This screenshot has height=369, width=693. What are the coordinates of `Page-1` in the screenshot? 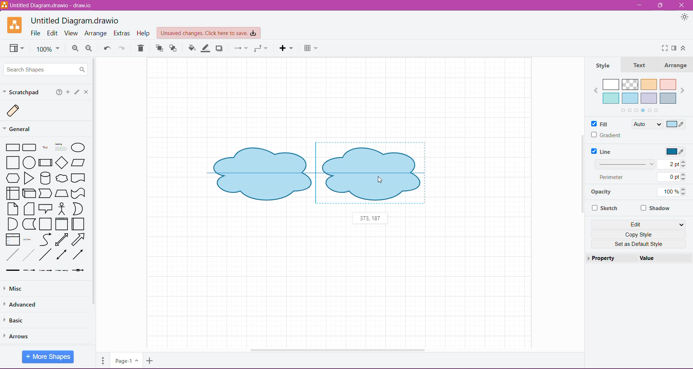 It's located at (126, 361).